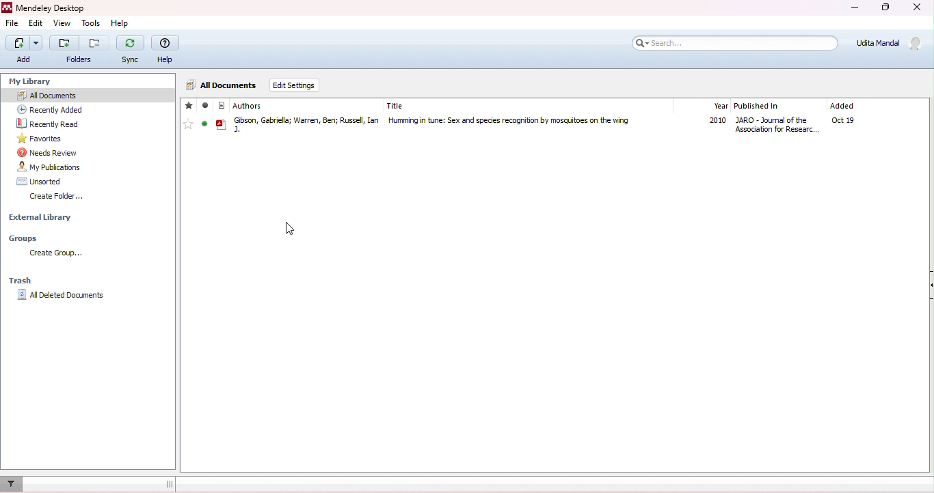  Describe the element at coordinates (511, 125) in the screenshot. I see `Humming in Tune: Sex and Species Recognition by Mosquitoes on the Wing` at that location.